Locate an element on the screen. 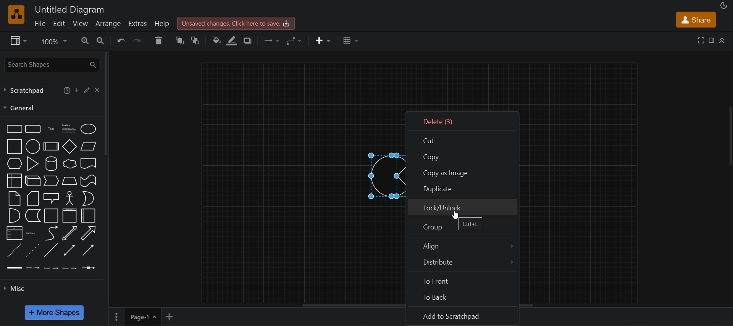  fill color is located at coordinates (217, 40).